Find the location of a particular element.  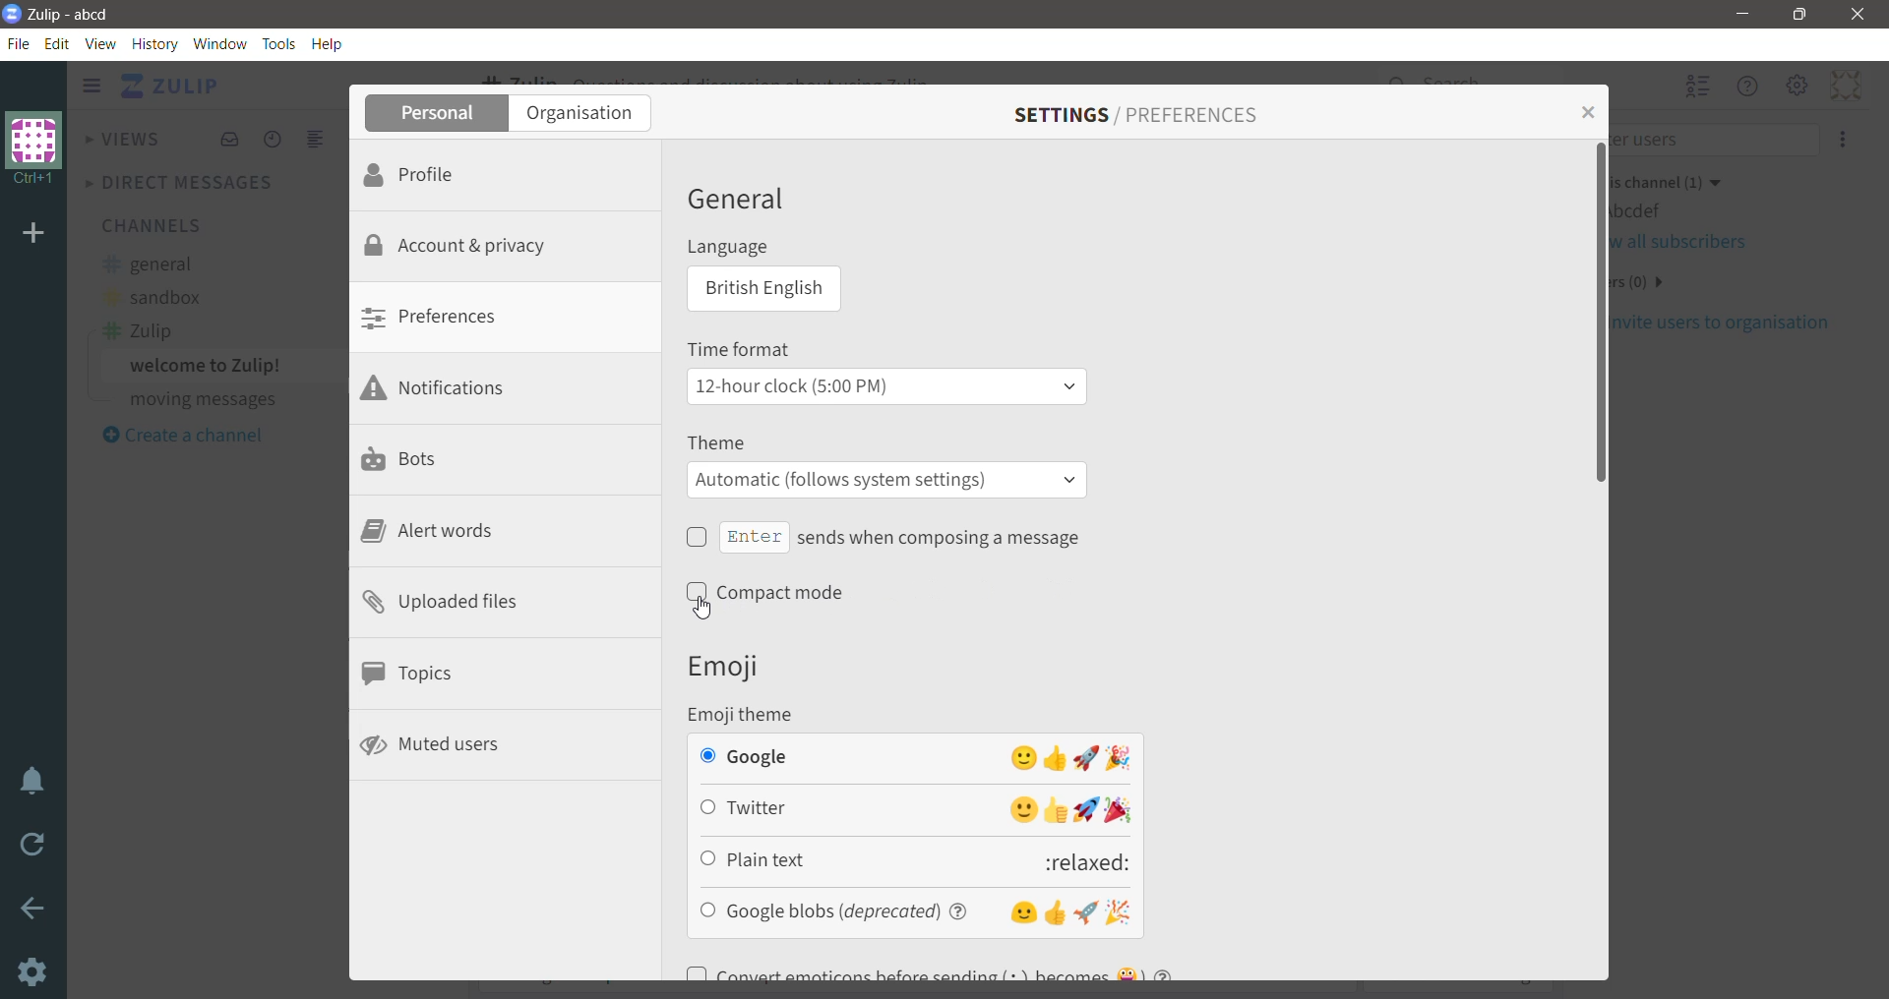

moving messages is located at coordinates (202, 399).